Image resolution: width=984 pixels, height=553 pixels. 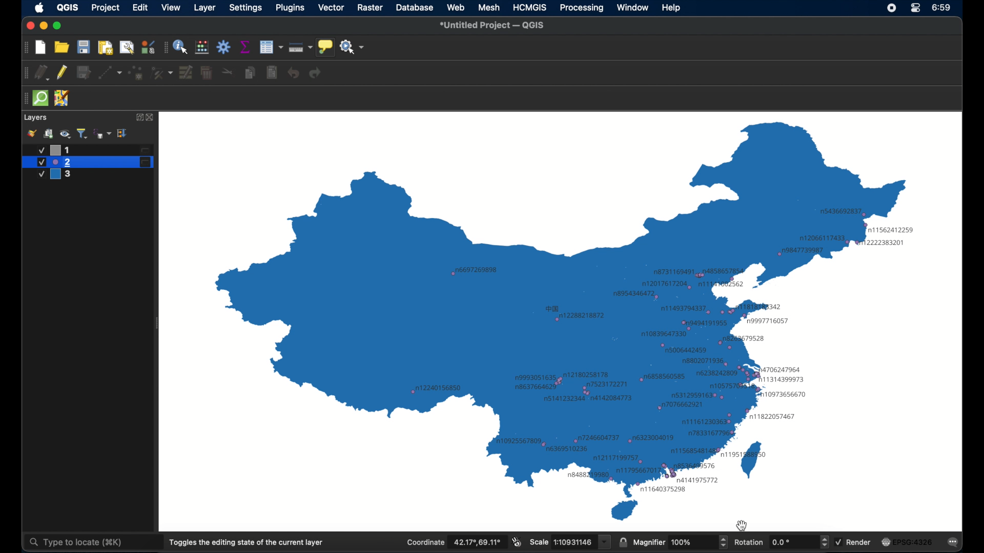 What do you see at coordinates (92, 150) in the screenshot?
I see `layer 1` at bounding box center [92, 150].